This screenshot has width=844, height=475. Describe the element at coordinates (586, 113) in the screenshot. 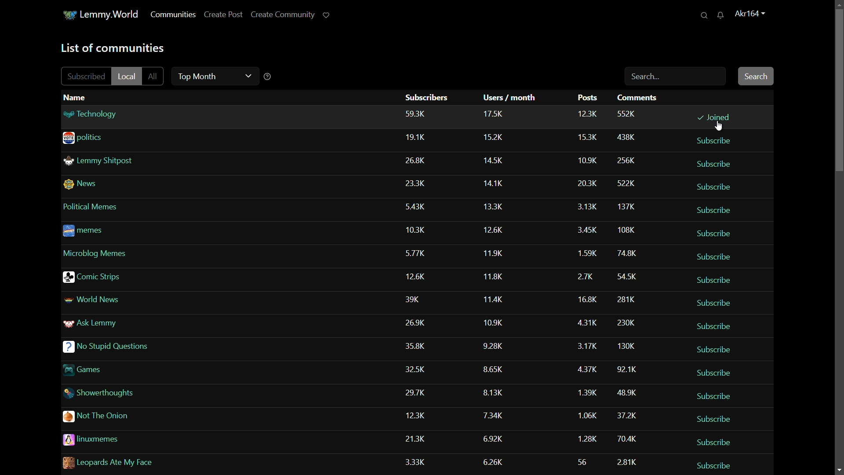

I see `posts` at that location.